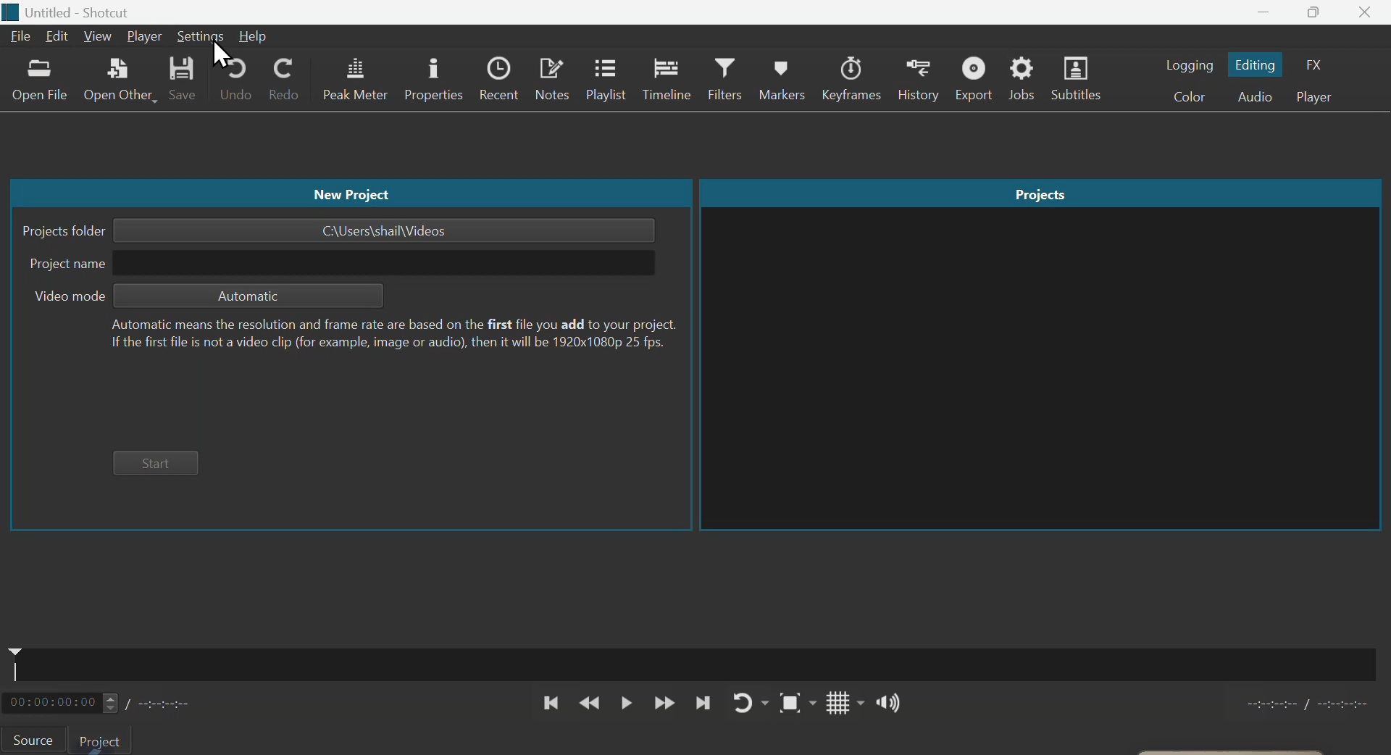 The height and width of the screenshot is (755, 1391). What do you see at coordinates (1259, 64) in the screenshot?
I see `Editing` at bounding box center [1259, 64].